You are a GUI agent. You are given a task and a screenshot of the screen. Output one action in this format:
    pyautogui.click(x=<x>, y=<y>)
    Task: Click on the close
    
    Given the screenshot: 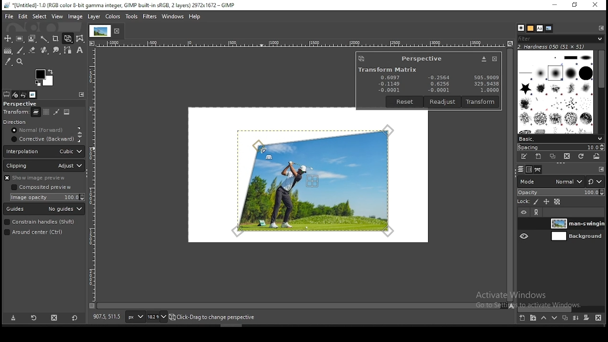 What is the action you would take?
    pyautogui.click(x=119, y=31)
    